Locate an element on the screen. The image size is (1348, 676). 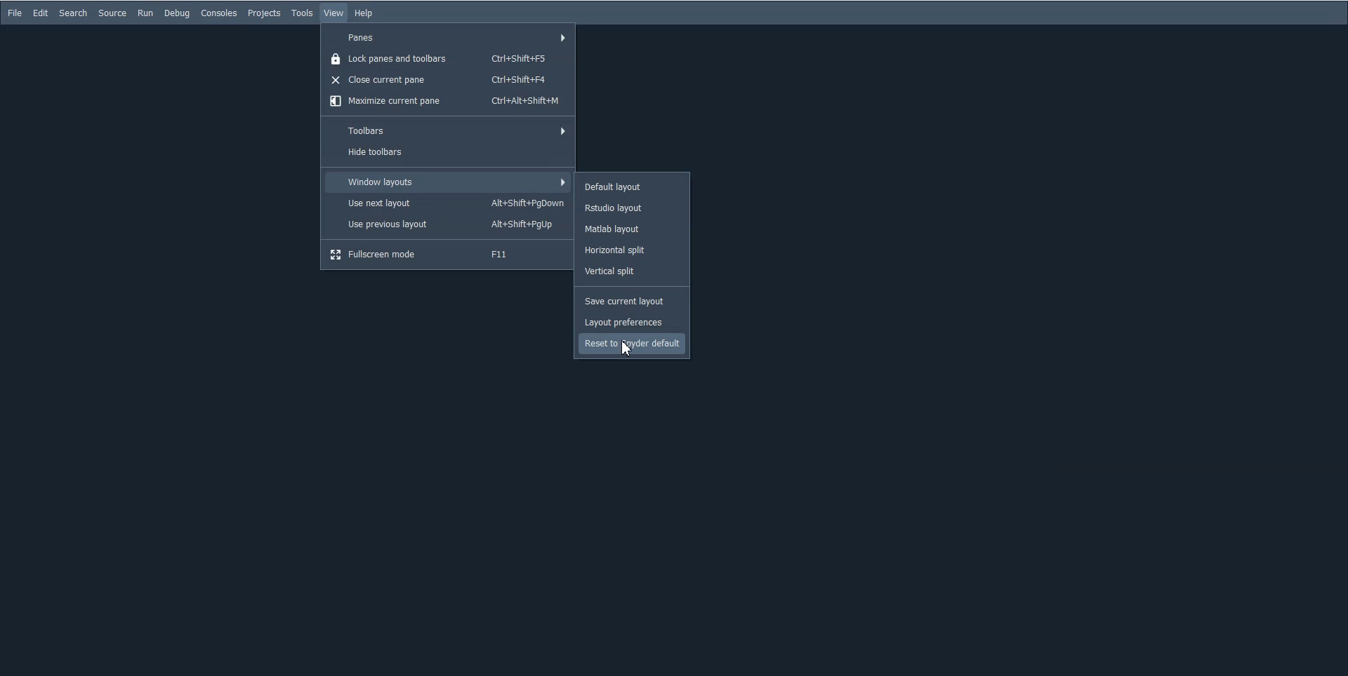
Source is located at coordinates (112, 13).